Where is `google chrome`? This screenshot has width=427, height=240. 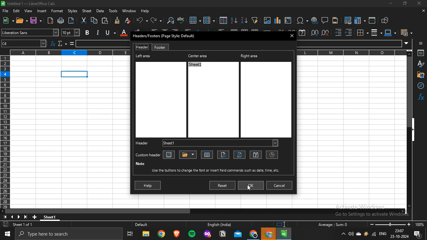 google chrome is located at coordinates (161, 235).